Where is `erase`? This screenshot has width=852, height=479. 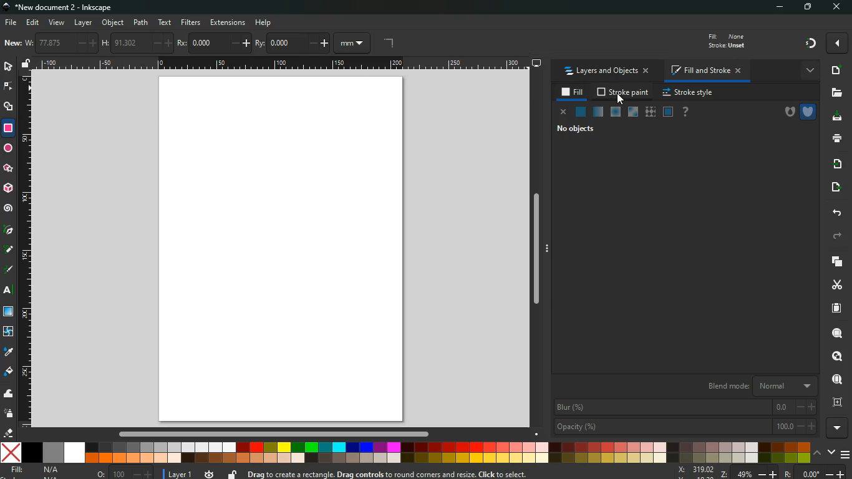
erase is located at coordinates (9, 432).